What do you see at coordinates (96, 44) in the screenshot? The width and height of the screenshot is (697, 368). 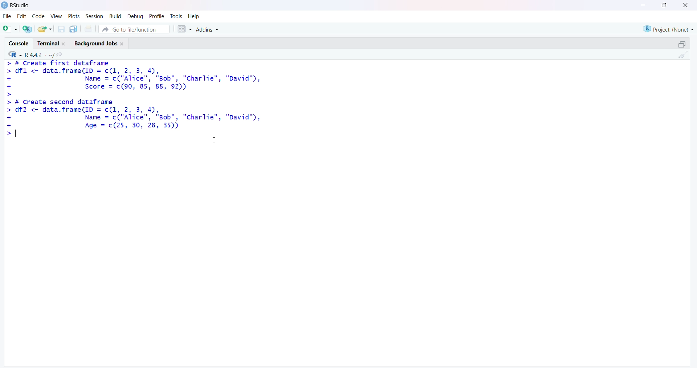 I see `Background jobs` at bounding box center [96, 44].